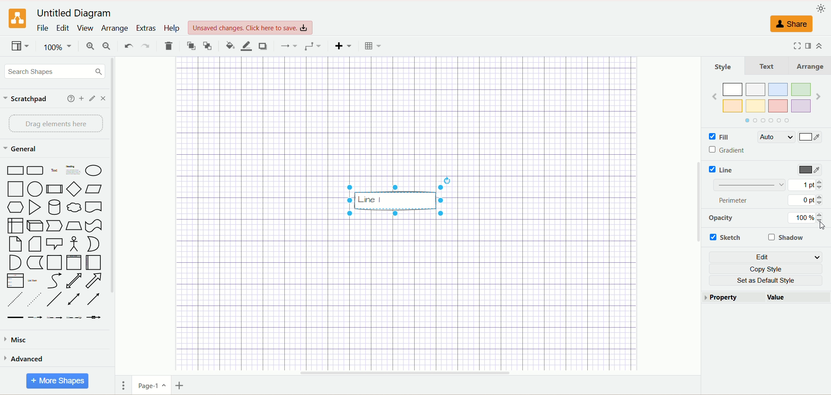 This screenshot has height=395, width=831. I want to click on Text, so click(55, 170).